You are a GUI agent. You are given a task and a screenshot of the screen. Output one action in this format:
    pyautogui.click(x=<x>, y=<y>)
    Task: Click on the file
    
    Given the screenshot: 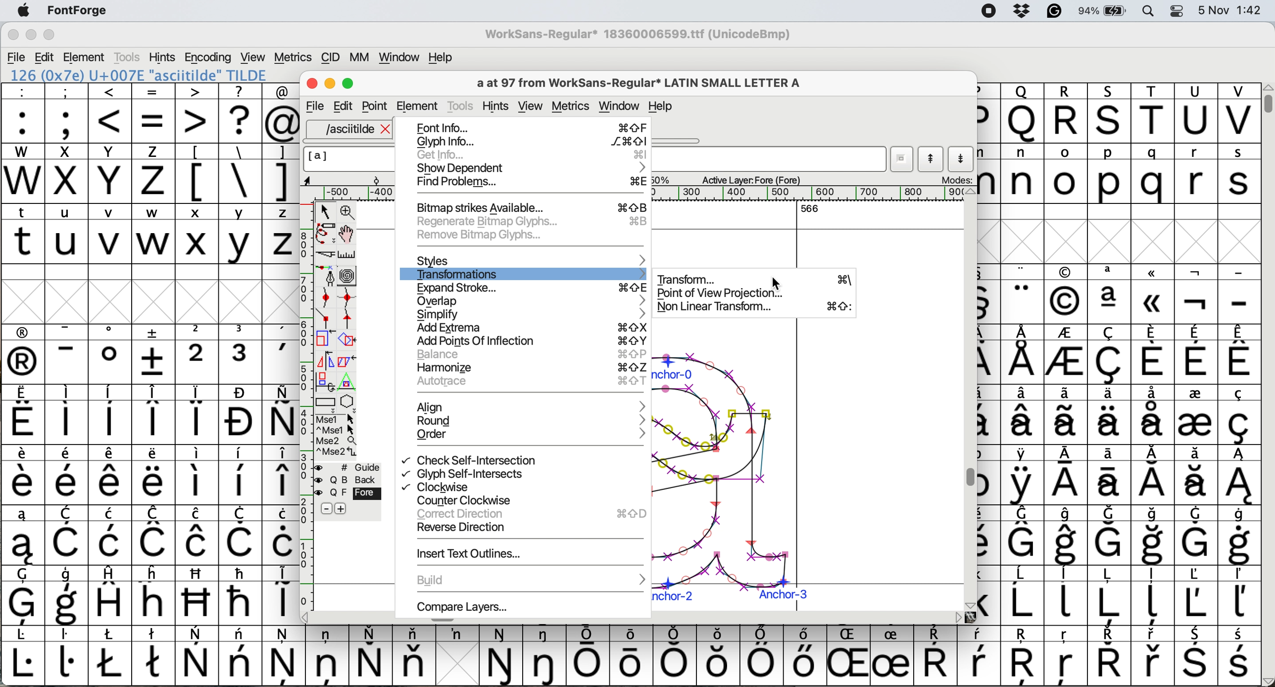 What is the action you would take?
    pyautogui.click(x=17, y=57)
    